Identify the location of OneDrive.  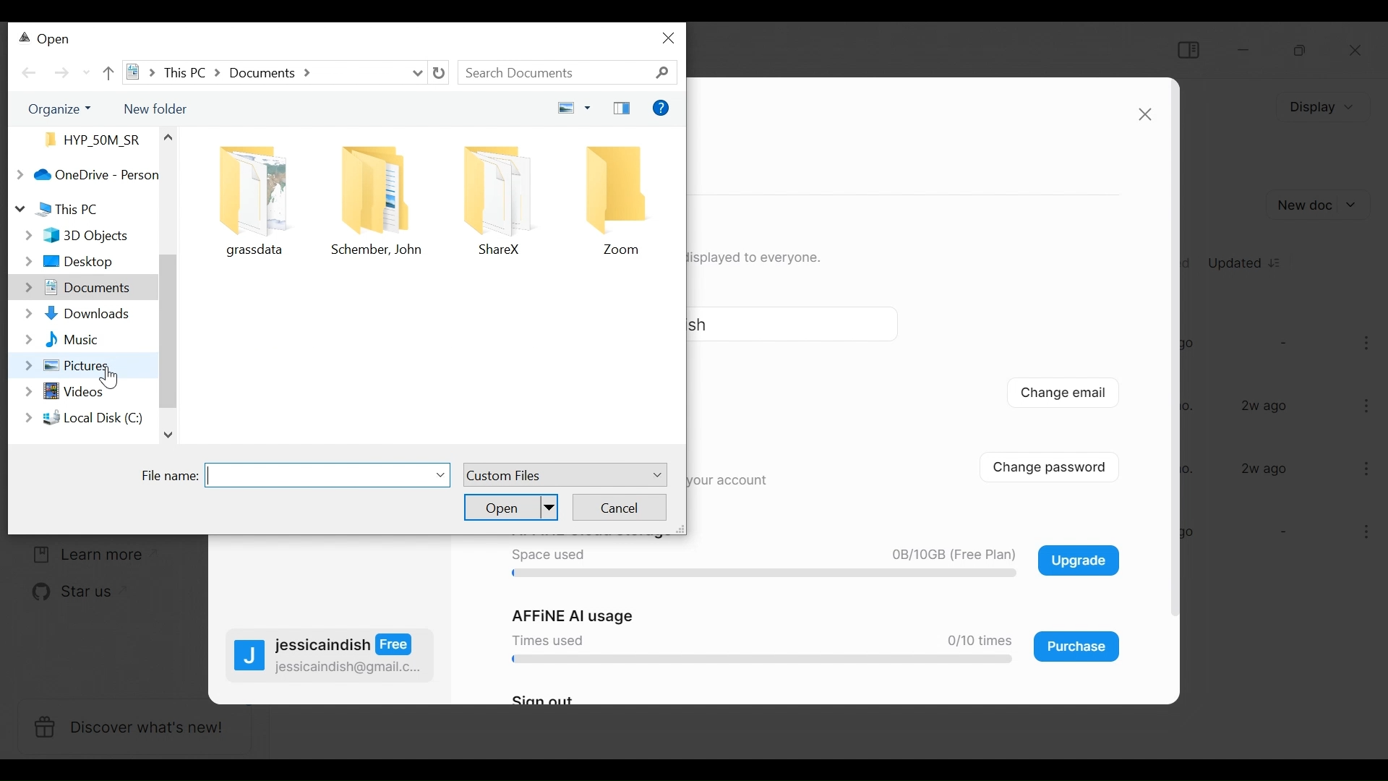
(83, 174).